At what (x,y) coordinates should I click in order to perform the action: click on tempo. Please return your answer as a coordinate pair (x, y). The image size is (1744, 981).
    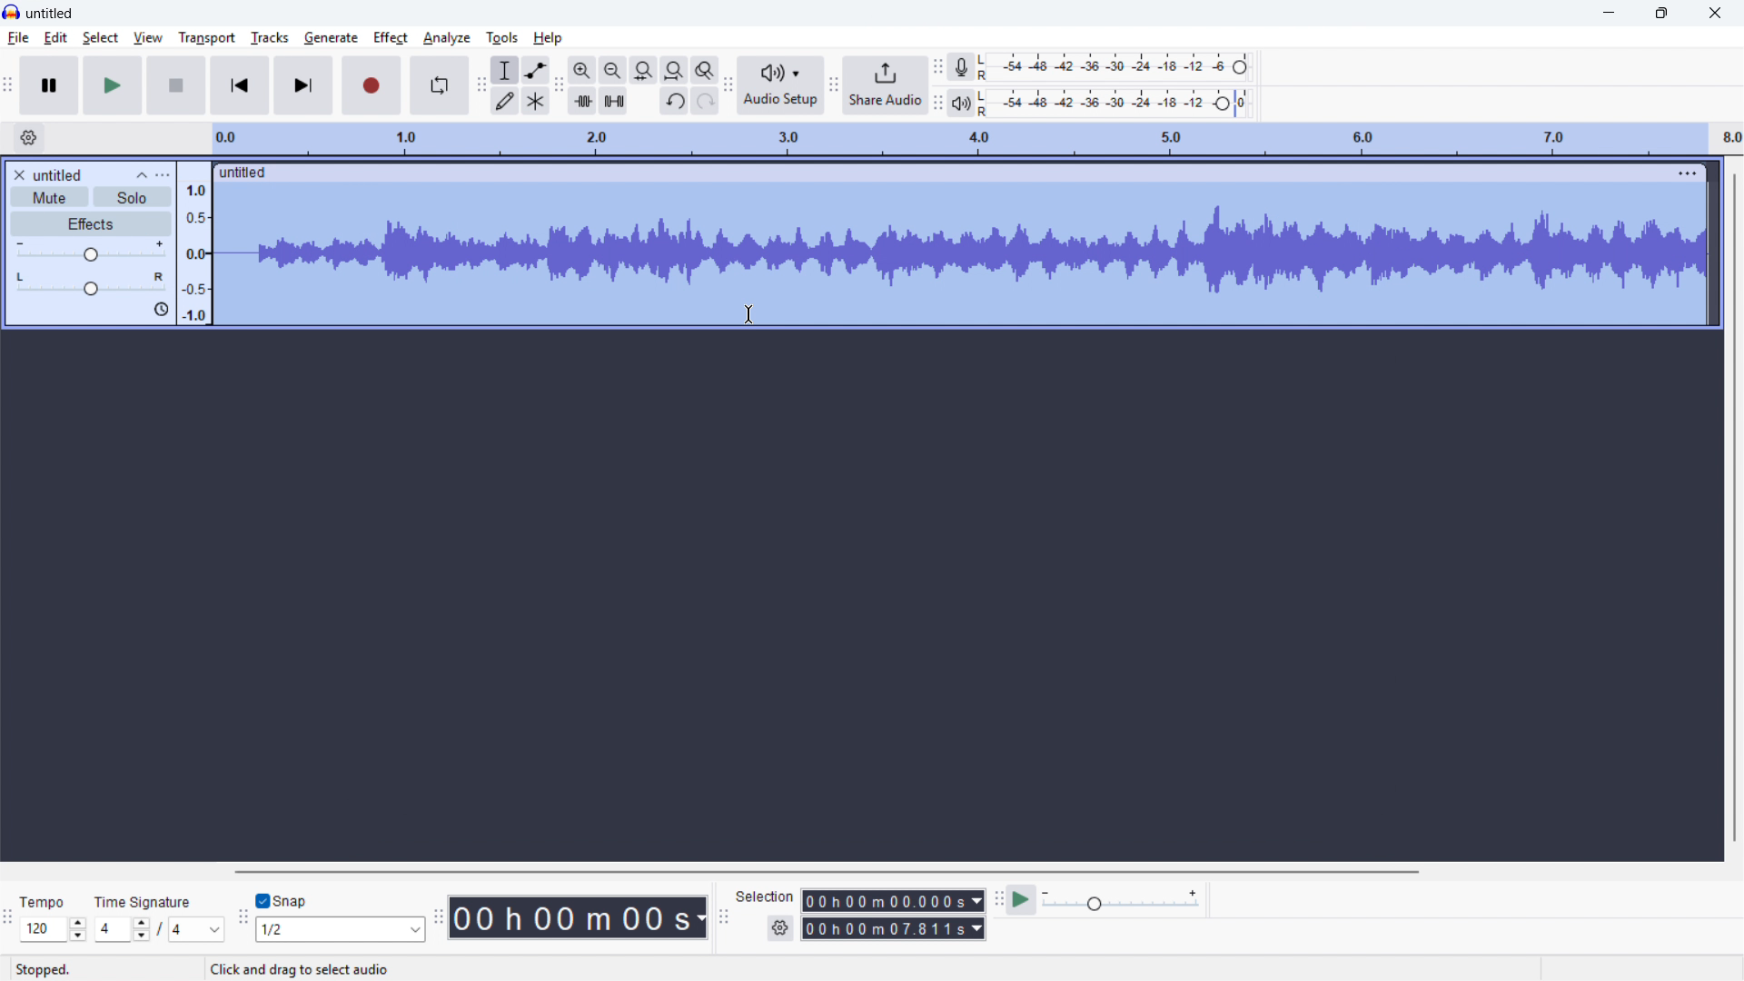
    Looking at the image, I should click on (43, 903).